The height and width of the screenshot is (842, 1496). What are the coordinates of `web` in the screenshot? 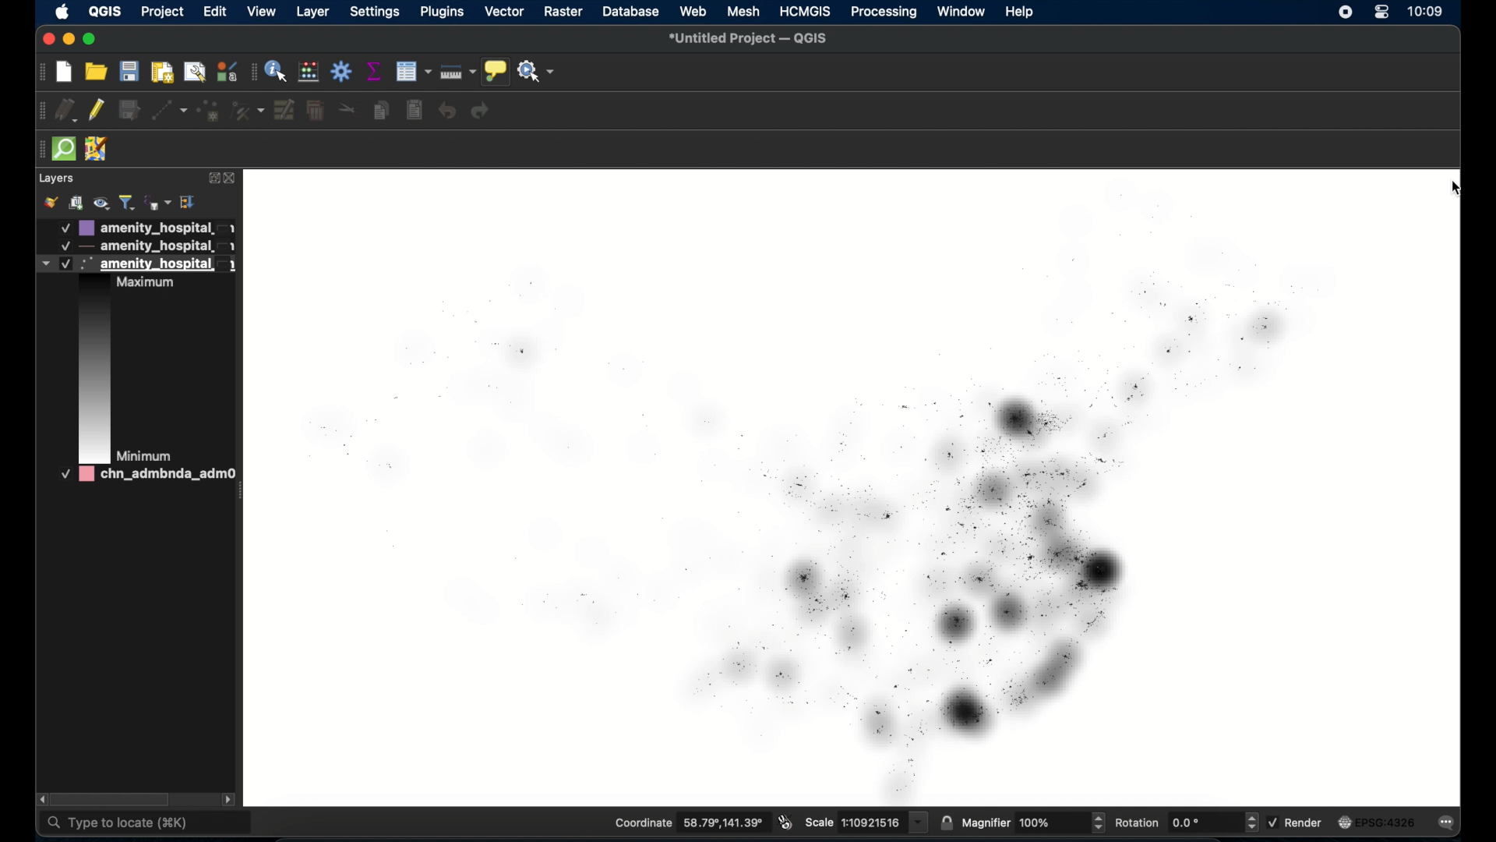 It's located at (694, 11).